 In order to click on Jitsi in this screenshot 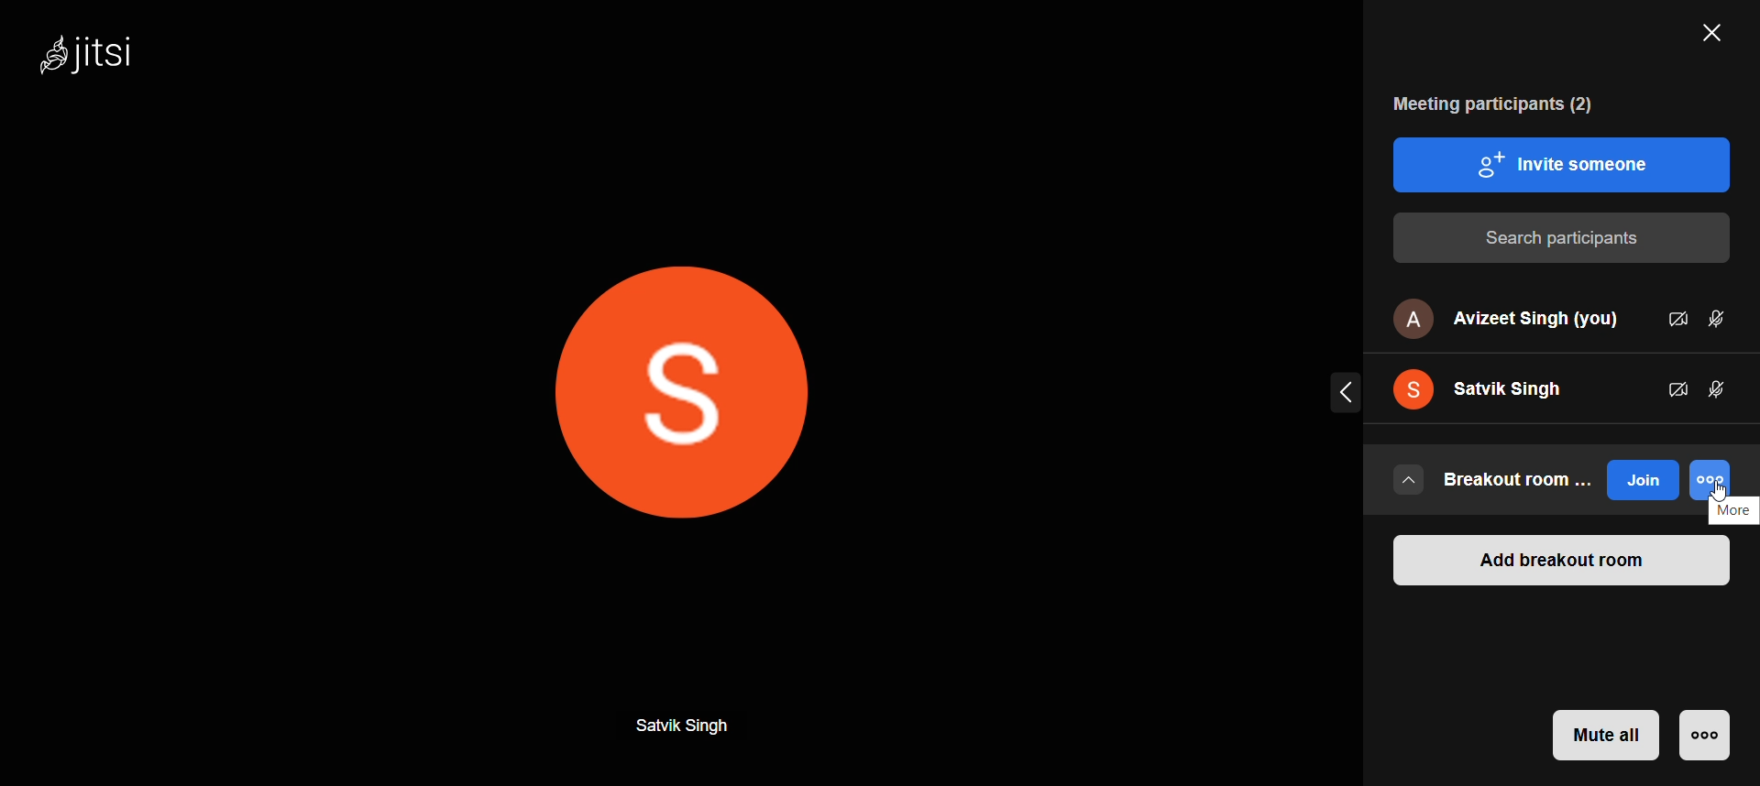, I will do `click(112, 61)`.